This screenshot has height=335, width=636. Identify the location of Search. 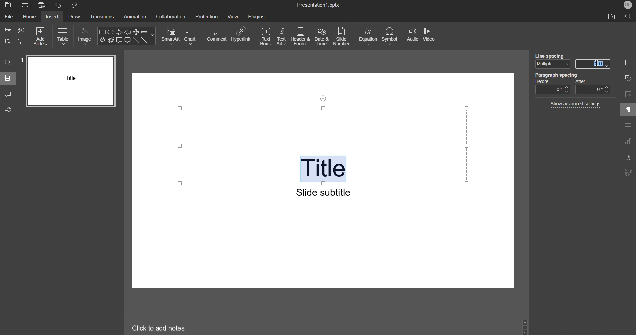
(8, 63).